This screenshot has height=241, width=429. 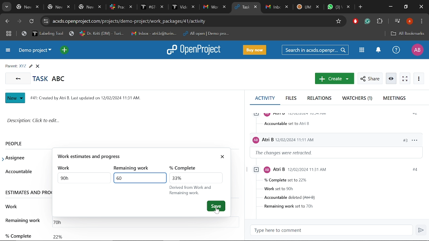 What do you see at coordinates (127, 34) in the screenshot?
I see `Bookmarked tabs` at bounding box center [127, 34].